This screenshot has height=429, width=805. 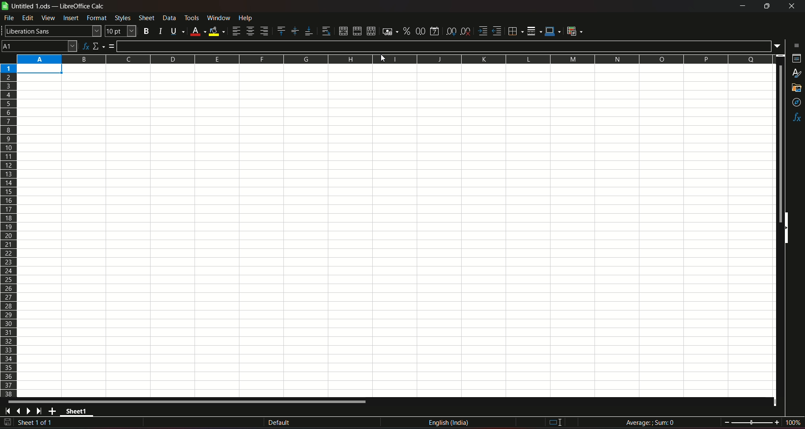 What do you see at coordinates (466, 31) in the screenshot?
I see `delete decimal point` at bounding box center [466, 31].